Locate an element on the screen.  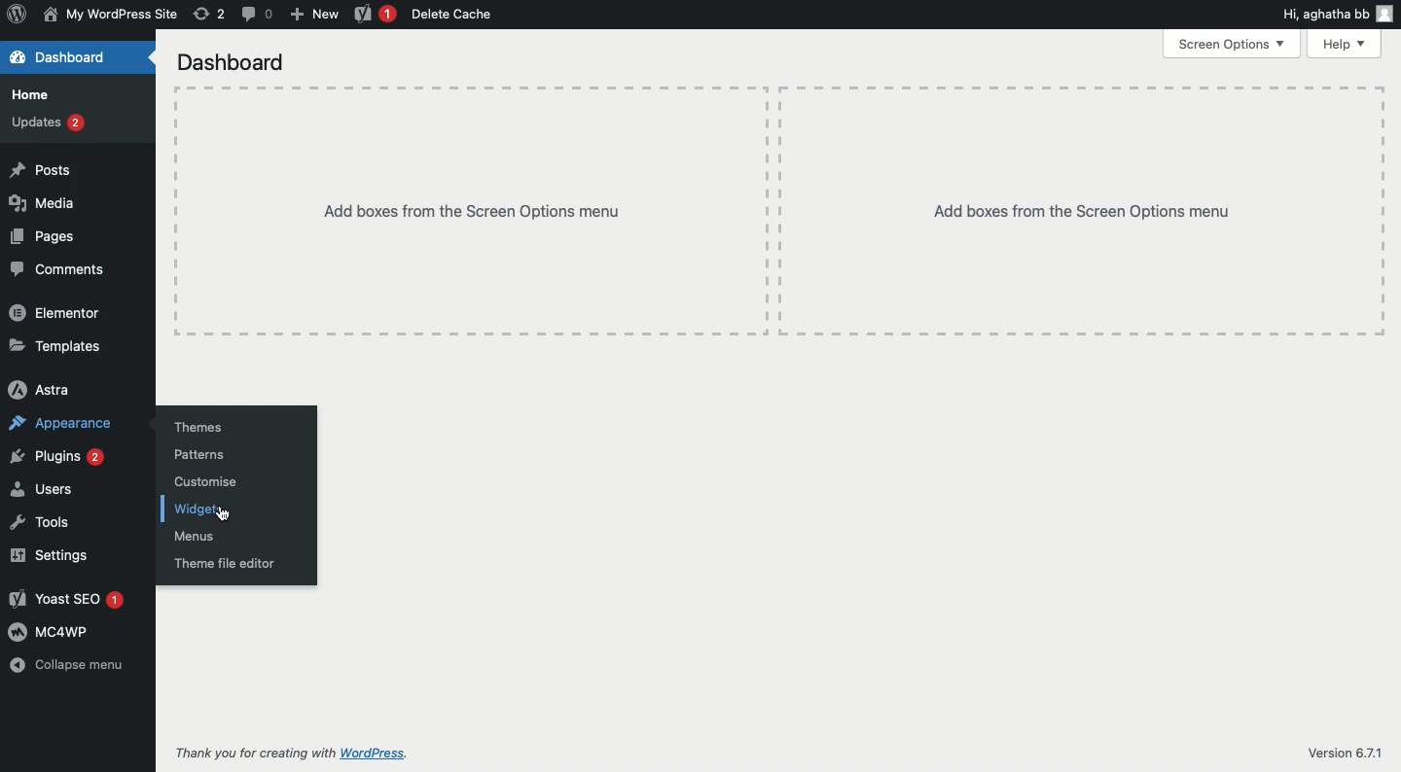
Home is located at coordinates (36, 97).